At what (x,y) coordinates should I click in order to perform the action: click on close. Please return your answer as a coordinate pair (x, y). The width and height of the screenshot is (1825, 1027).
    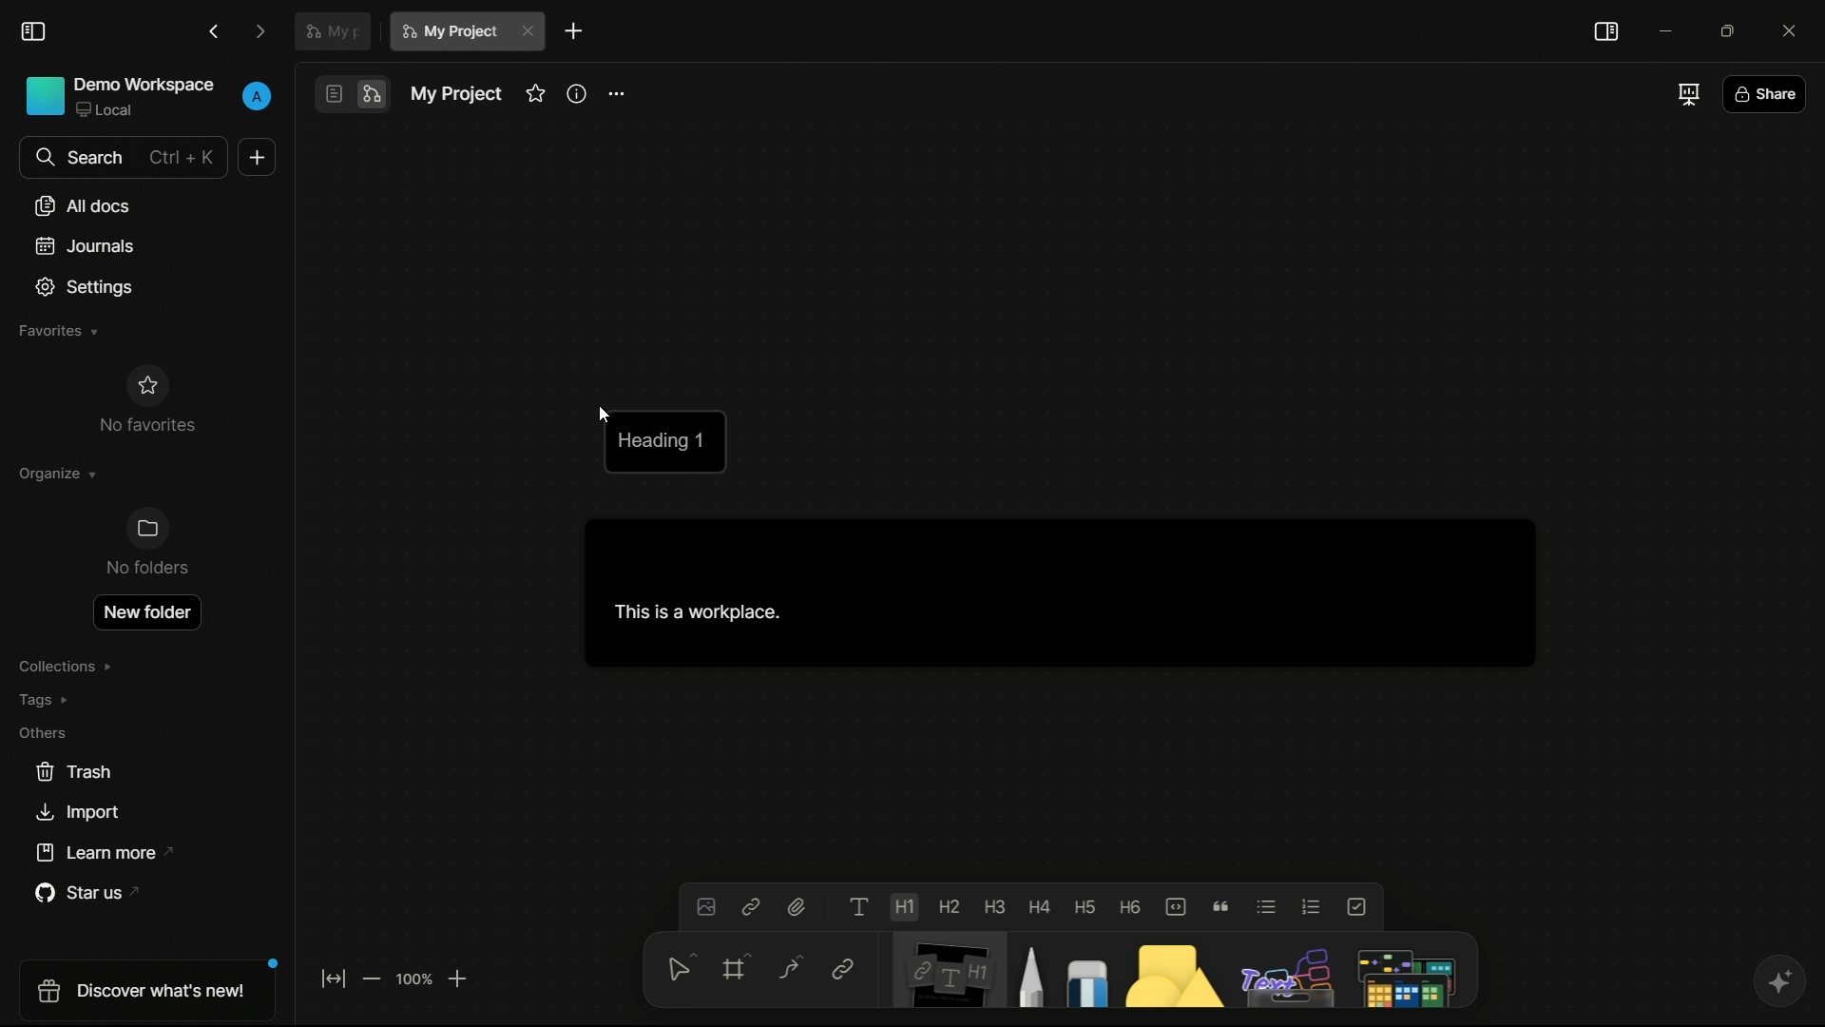
    Looking at the image, I should click on (528, 31).